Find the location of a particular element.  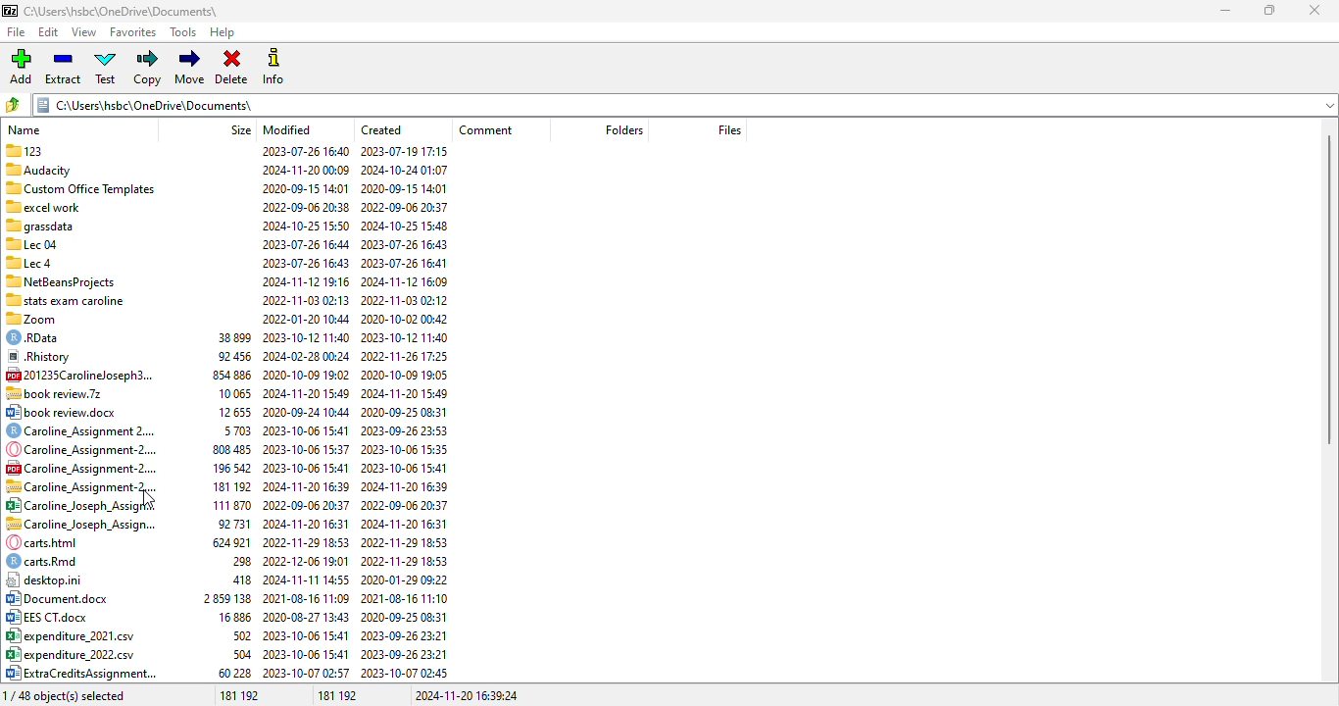

expenditure_2021.csv. 502 2023-10-06 15:41 2023-09-26 23:21 is located at coordinates (226, 636).